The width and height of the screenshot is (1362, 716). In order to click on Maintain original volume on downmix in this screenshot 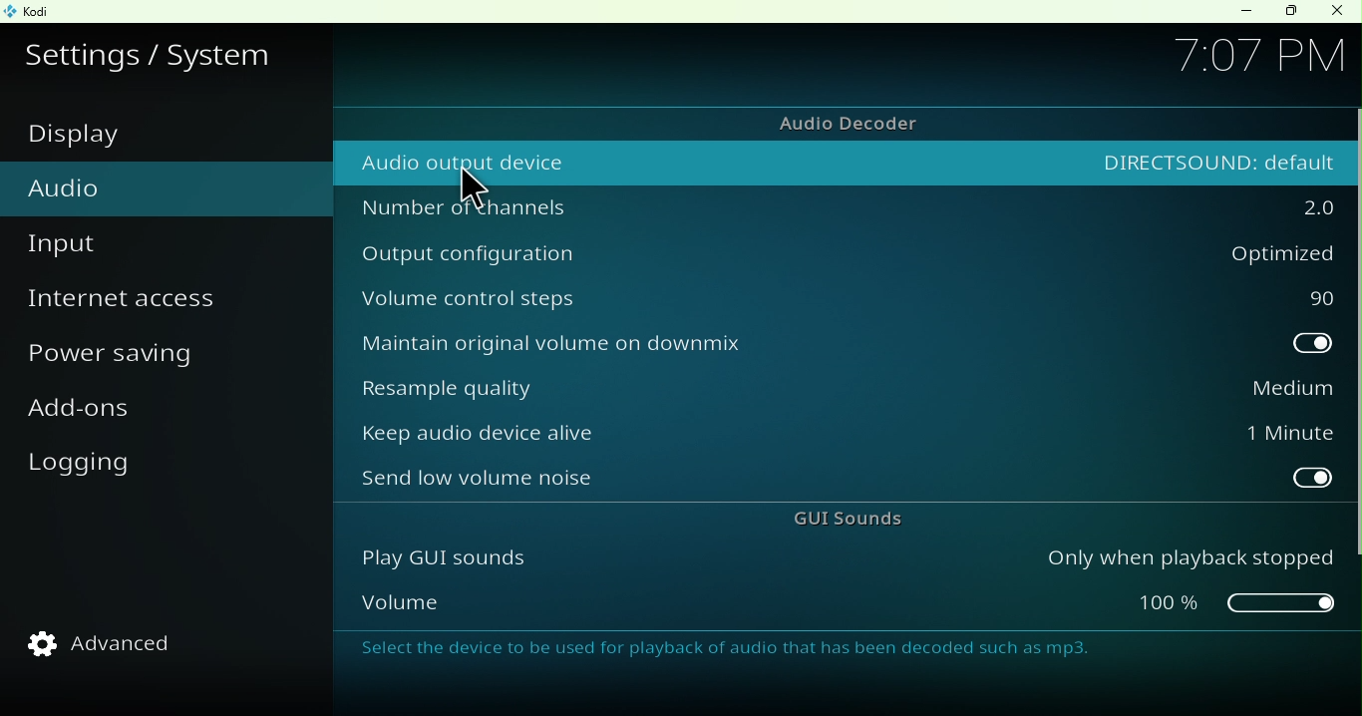, I will do `click(716, 345)`.